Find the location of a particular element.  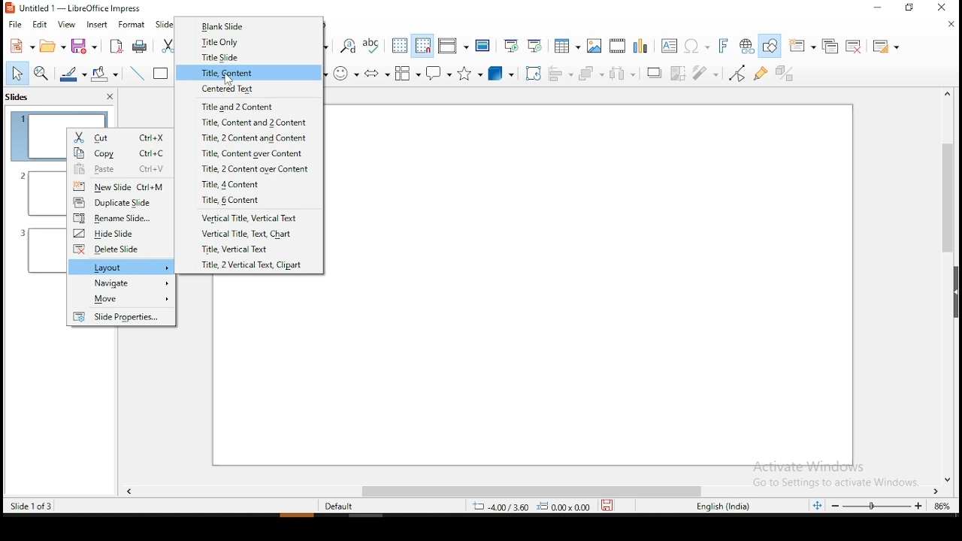

title, content and 2 content is located at coordinates (254, 122).